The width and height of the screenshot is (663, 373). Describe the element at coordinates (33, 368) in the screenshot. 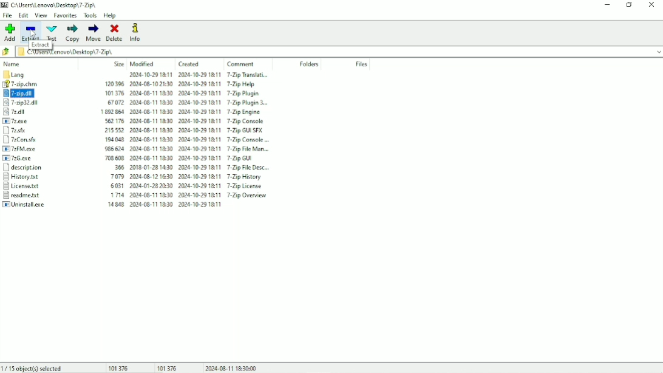

I see `1/15 object(s) selected` at that location.